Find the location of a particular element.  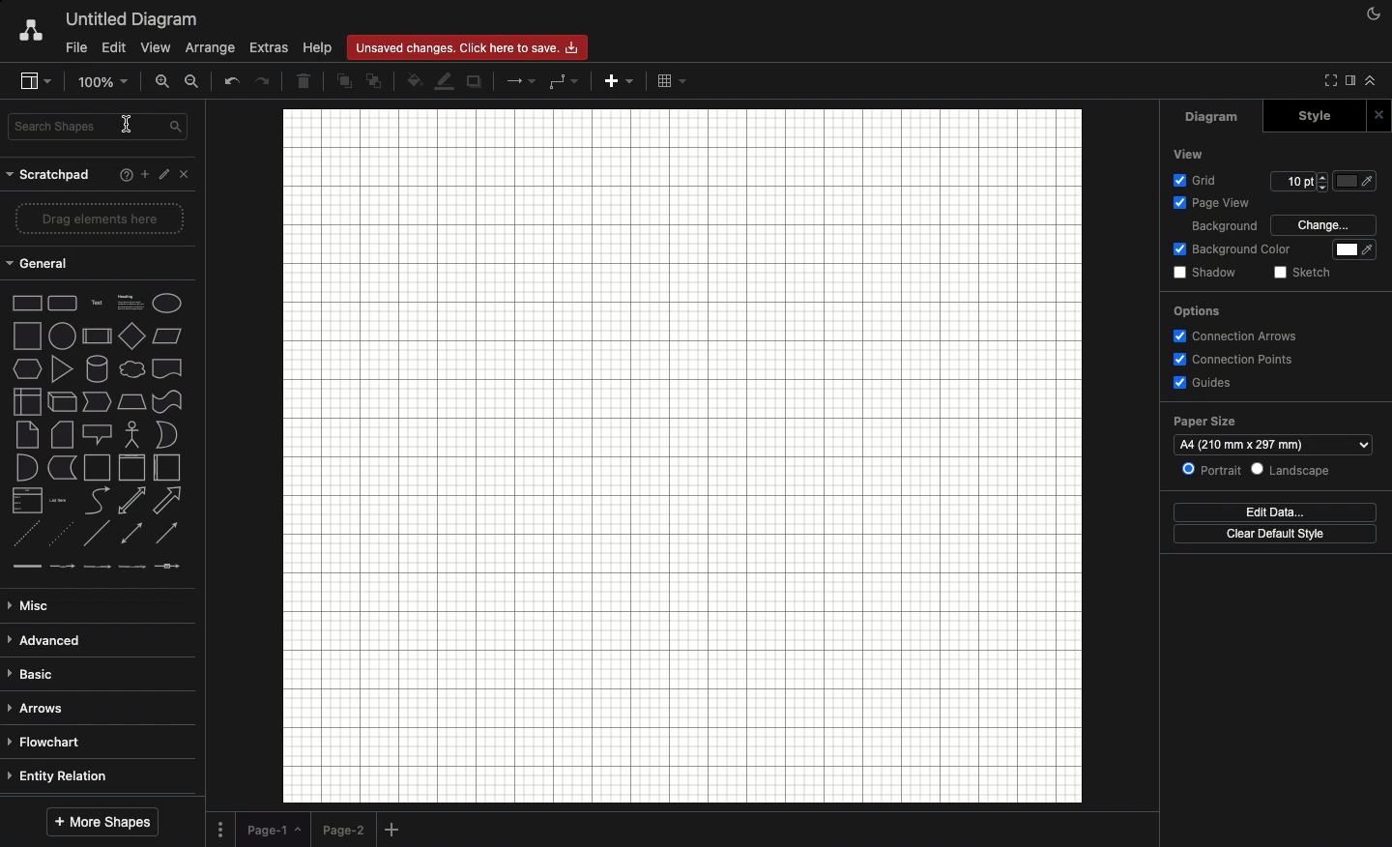

Paper size is located at coordinates (1272, 431).